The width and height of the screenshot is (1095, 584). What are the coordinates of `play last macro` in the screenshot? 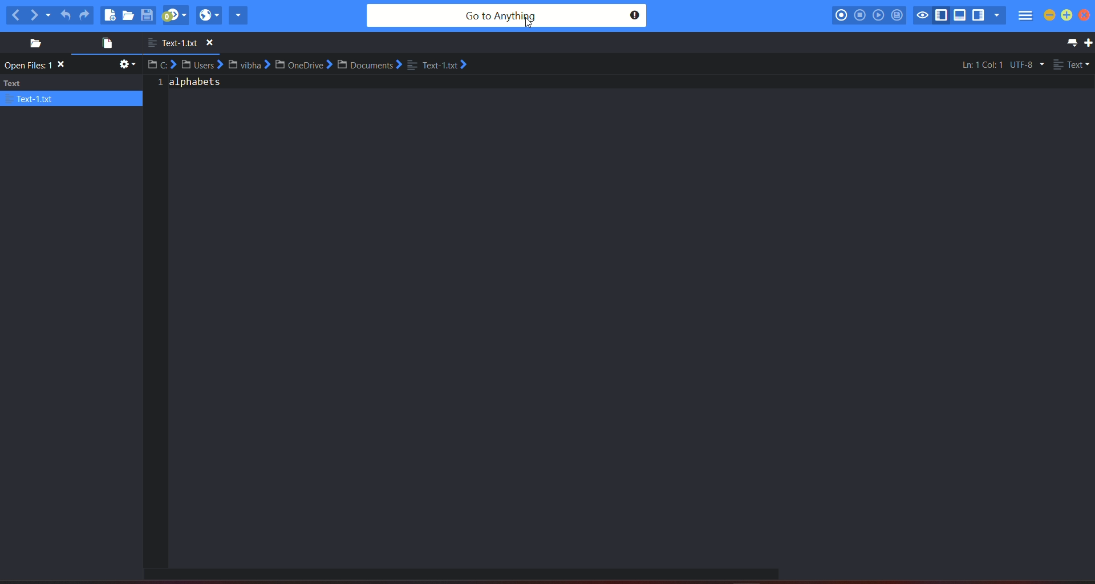 It's located at (879, 15).